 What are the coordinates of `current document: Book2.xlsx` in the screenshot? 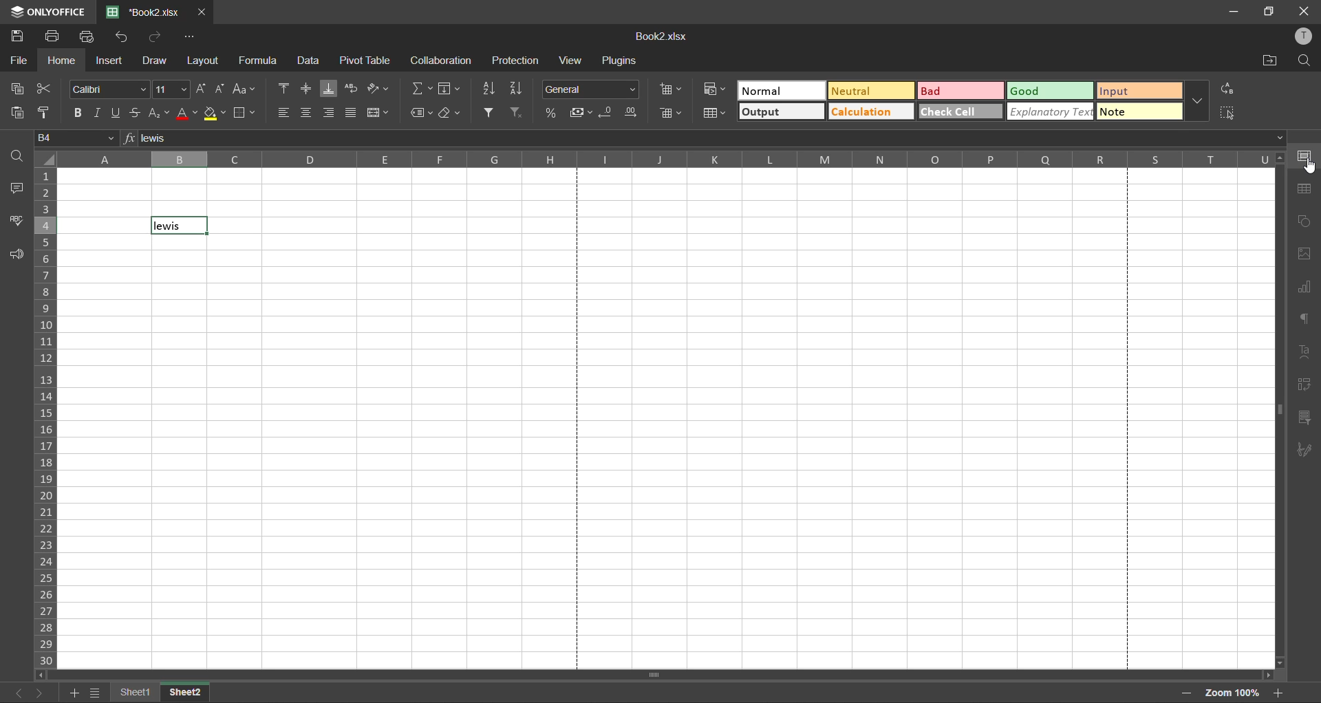 It's located at (142, 12).